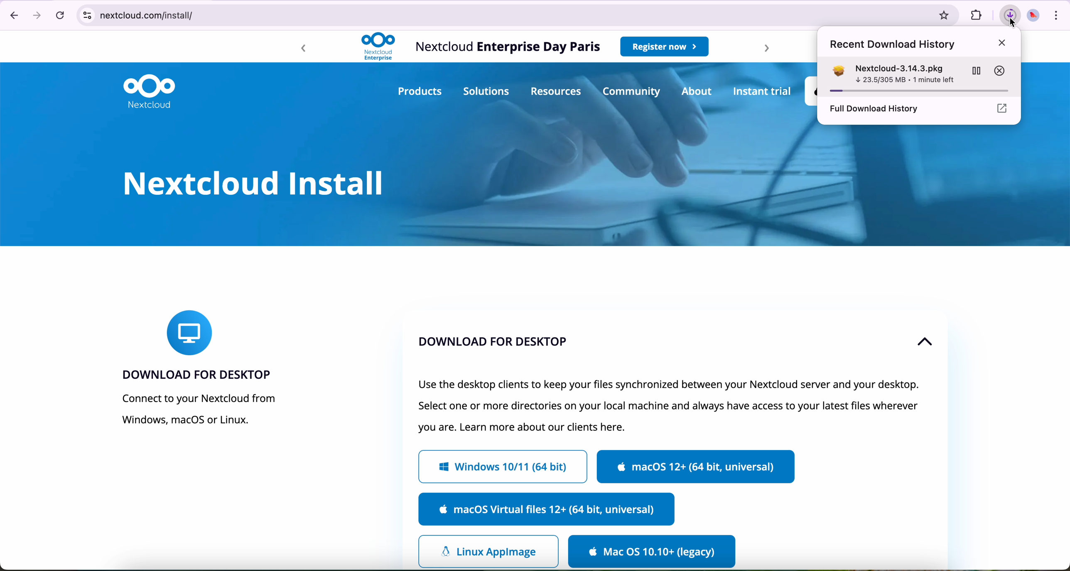 The height and width of the screenshot is (571, 1070). I want to click on favorites, so click(940, 14).